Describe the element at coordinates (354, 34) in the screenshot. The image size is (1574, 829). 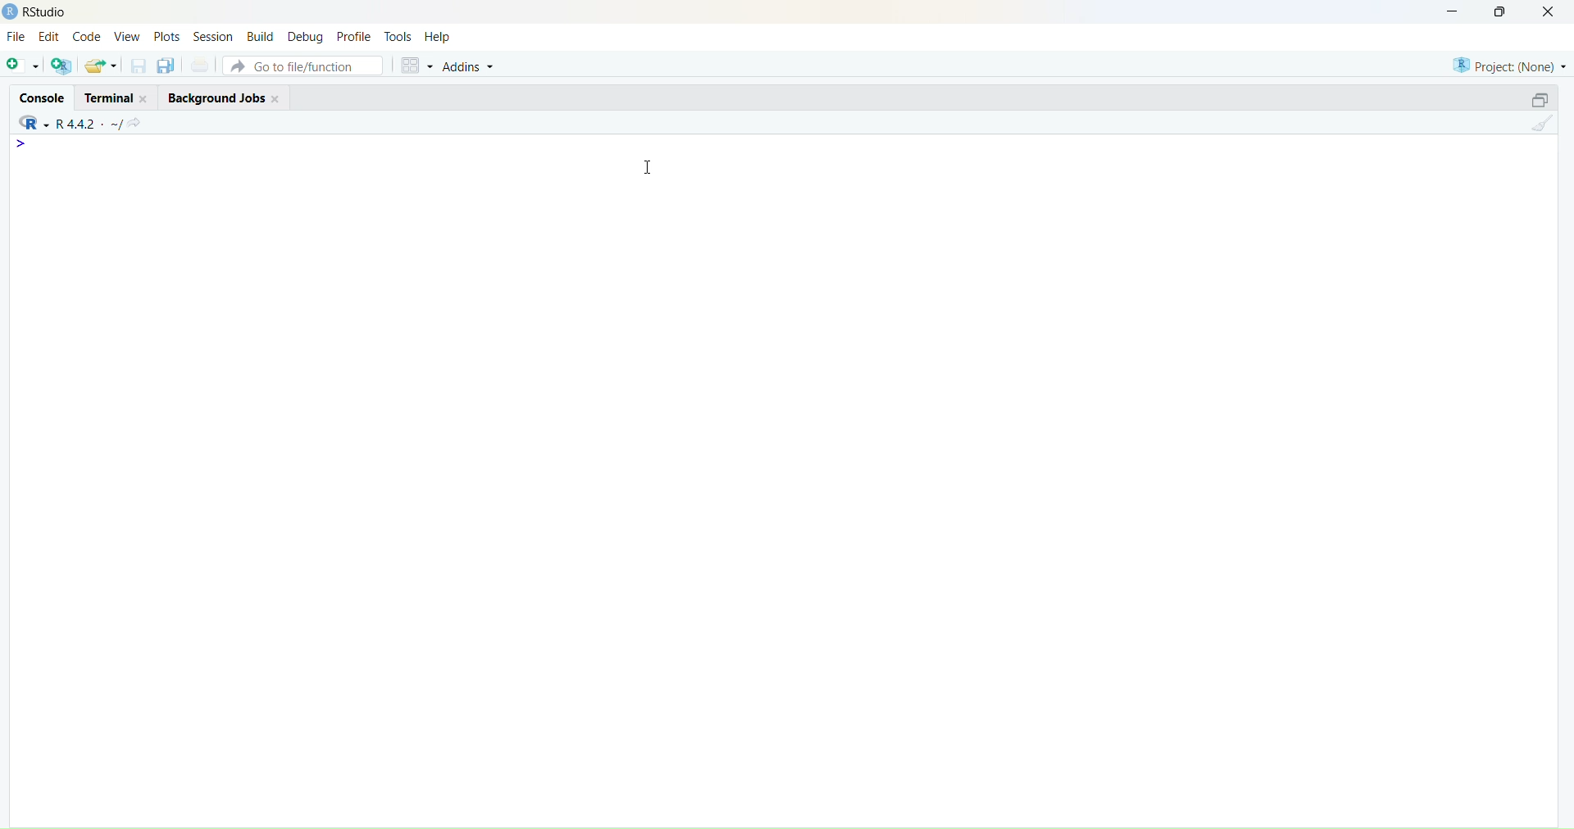
I see `Profile` at that location.